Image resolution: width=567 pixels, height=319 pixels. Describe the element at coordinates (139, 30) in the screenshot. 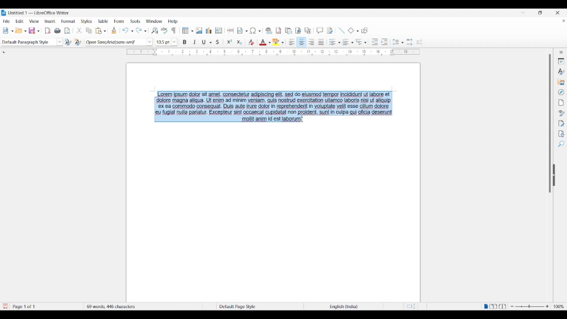

I see `Redo last action` at that location.